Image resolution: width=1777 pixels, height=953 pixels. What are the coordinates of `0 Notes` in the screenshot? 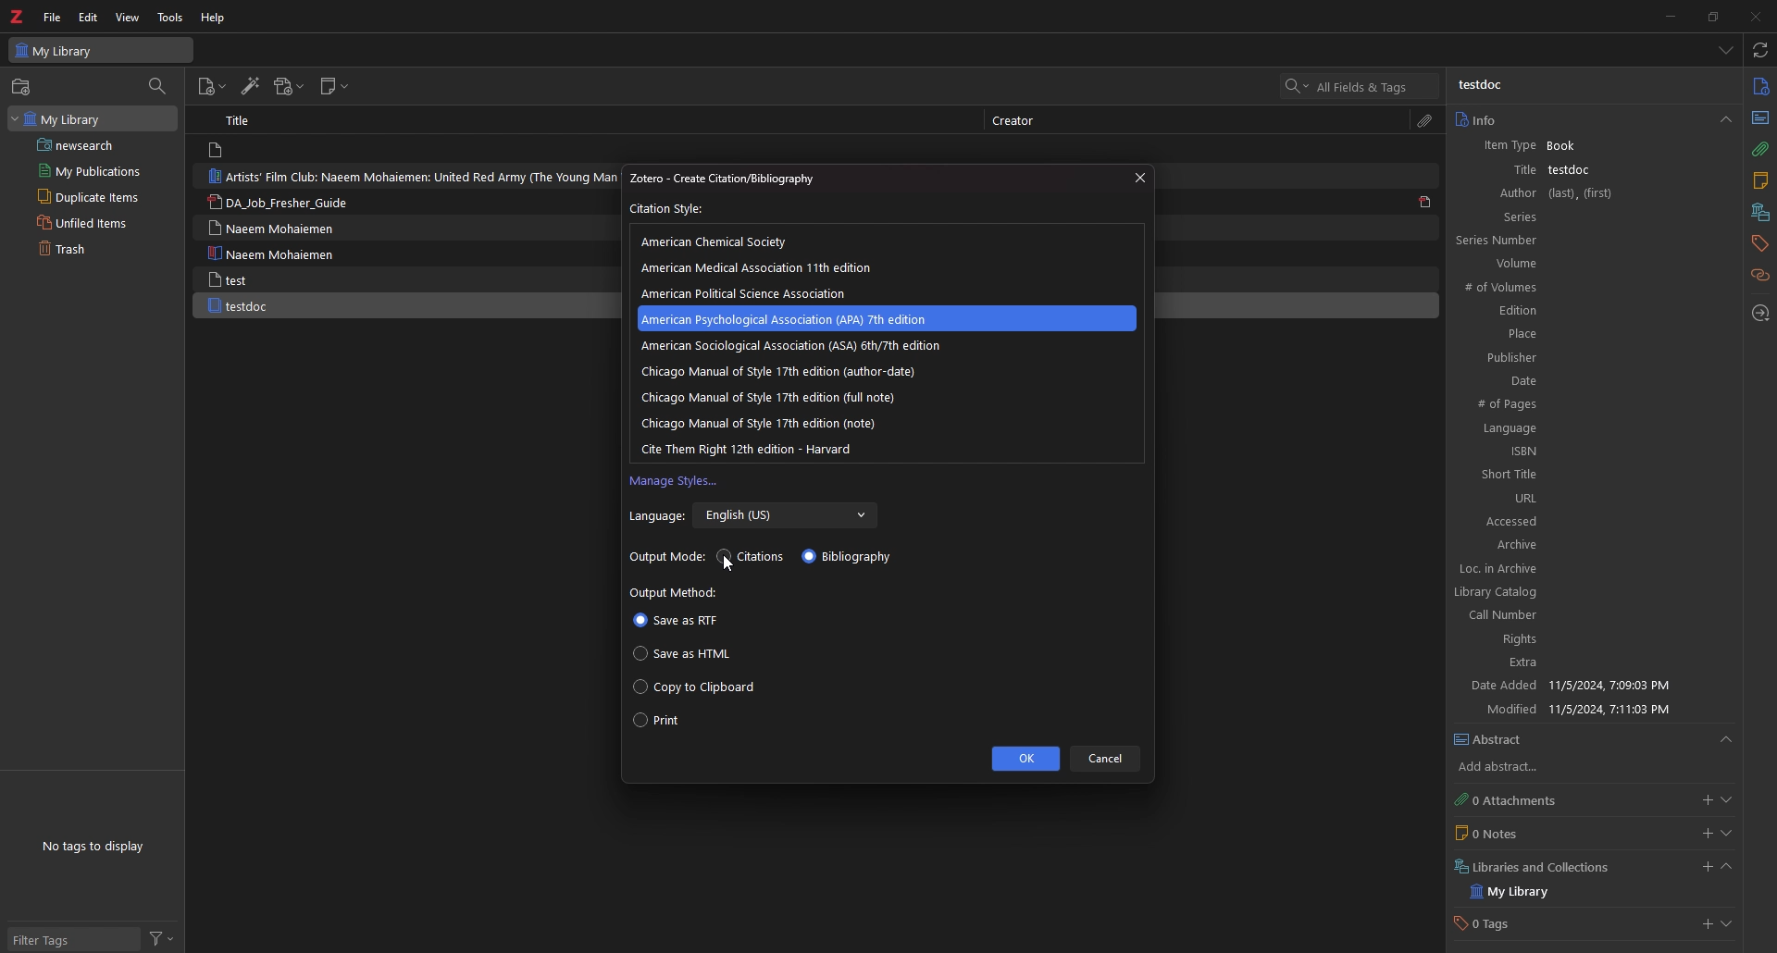 It's located at (1522, 833).